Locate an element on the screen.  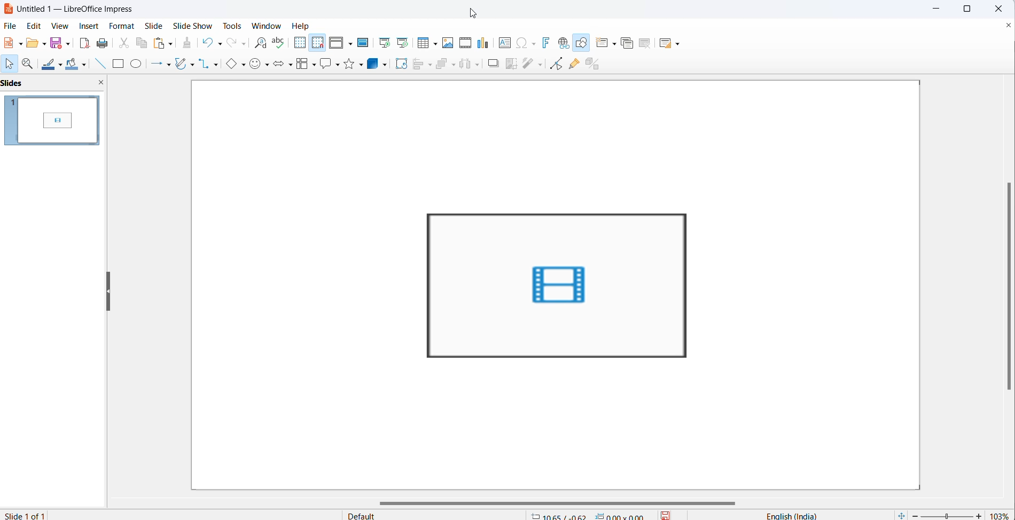
insert images is located at coordinates (449, 44).